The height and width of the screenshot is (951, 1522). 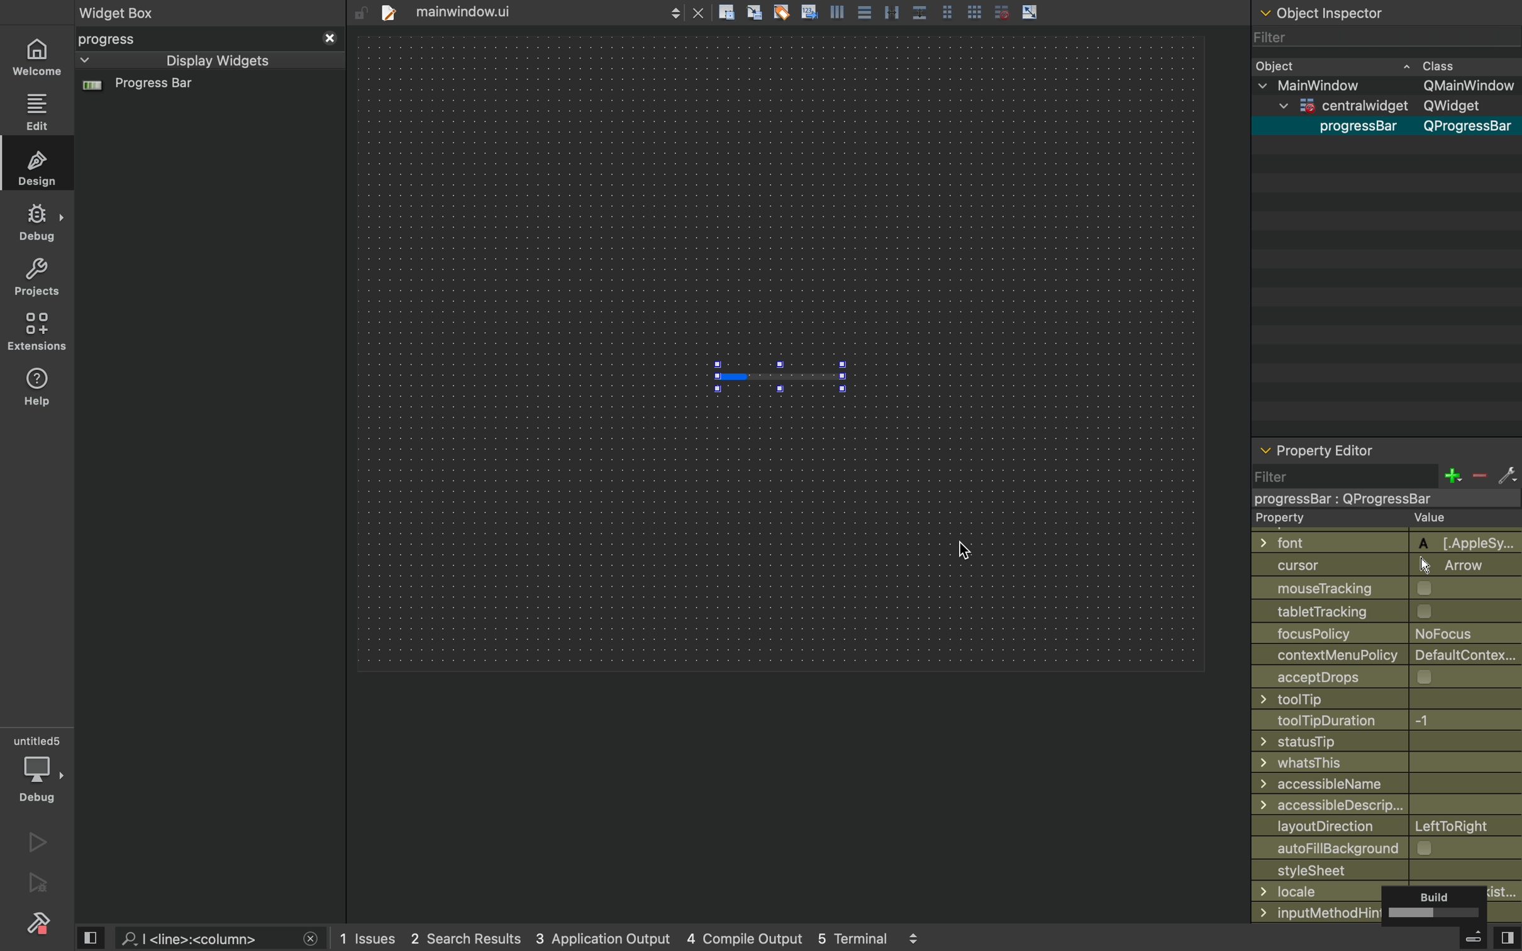 What do you see at coordinates (1370, 805) in the screenshot?
I see `accessible descrip` at bounding box center [1370, 805].